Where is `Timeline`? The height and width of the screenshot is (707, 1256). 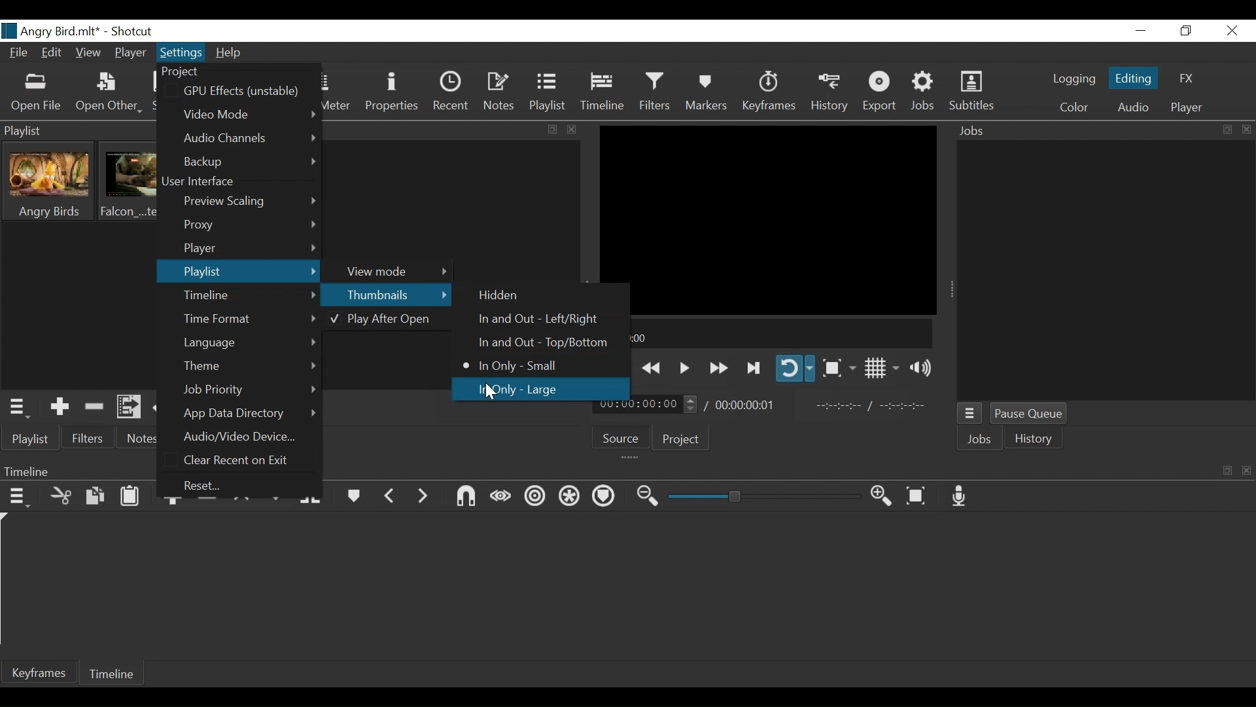
Timeline is located at coordinates (111, 672).